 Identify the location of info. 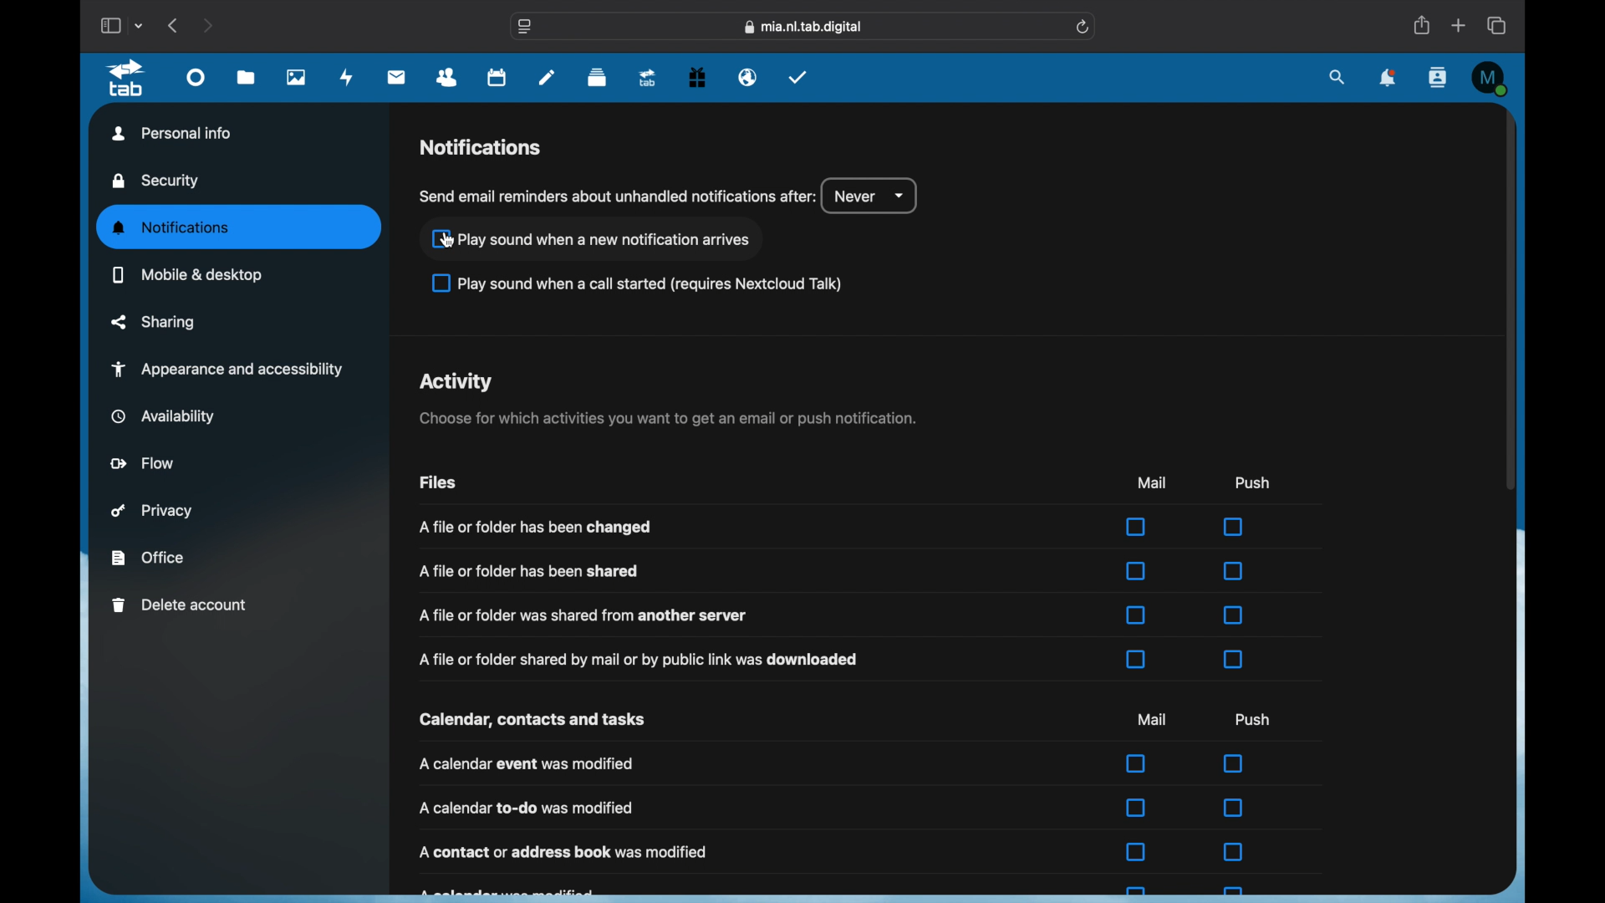
(668, 418).